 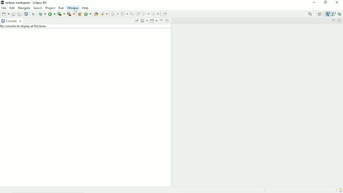 I want to click on Close, so click(x=337, y=3).